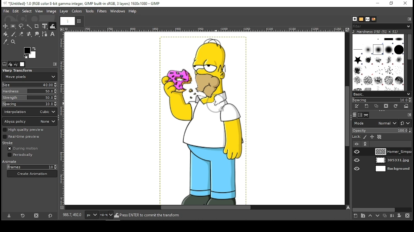  What do you see at coordinates (381, 26) in the screenshot?
I see `filter` at bounding box center [381, 26].